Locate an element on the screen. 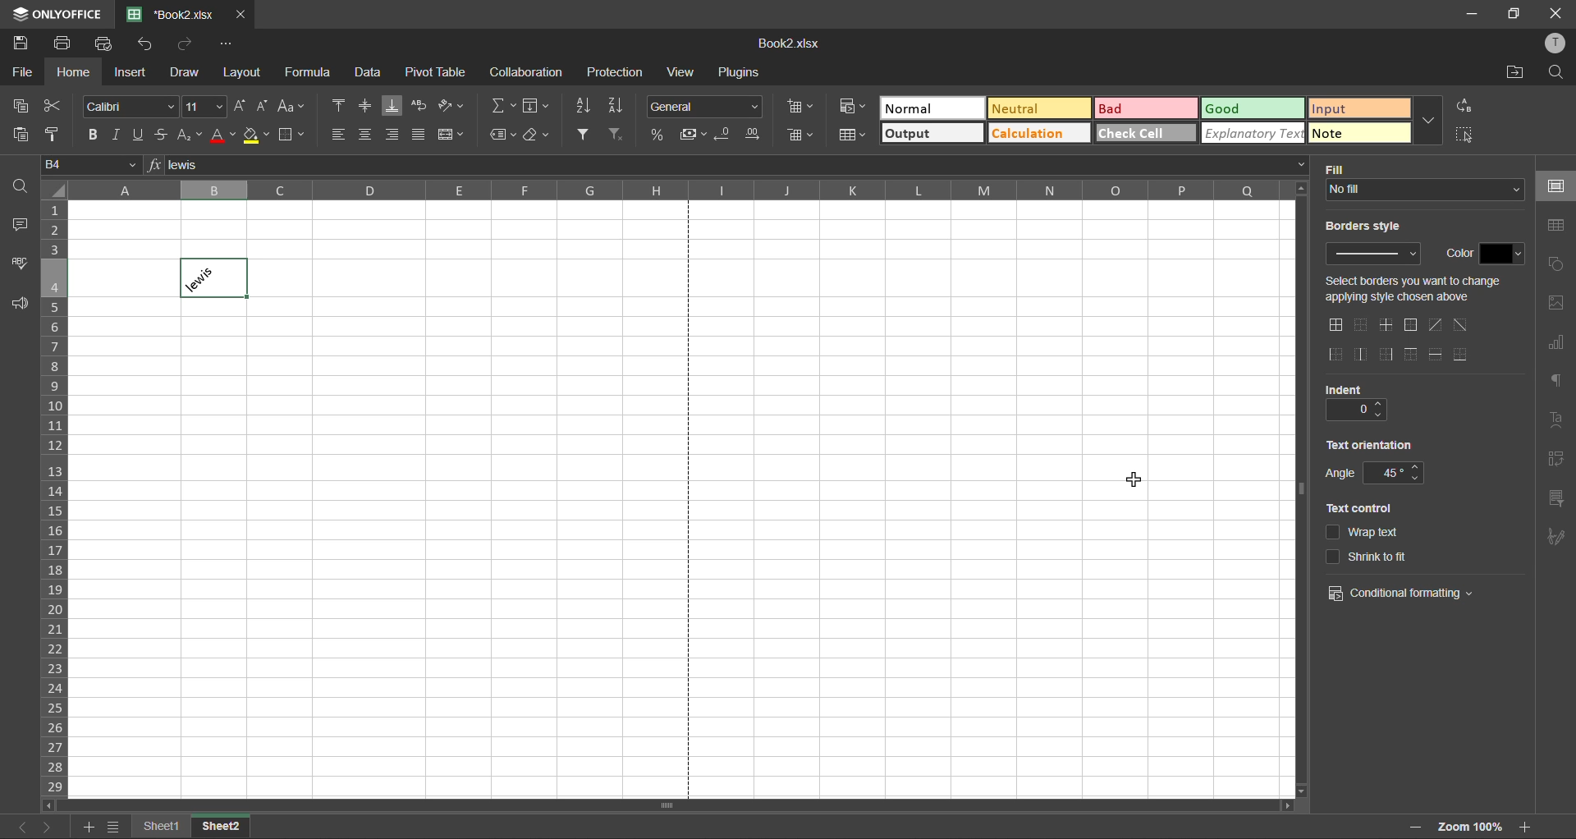 The height and width of the screenshot is (839, 1576). justified is located at coordinates (416, 135).